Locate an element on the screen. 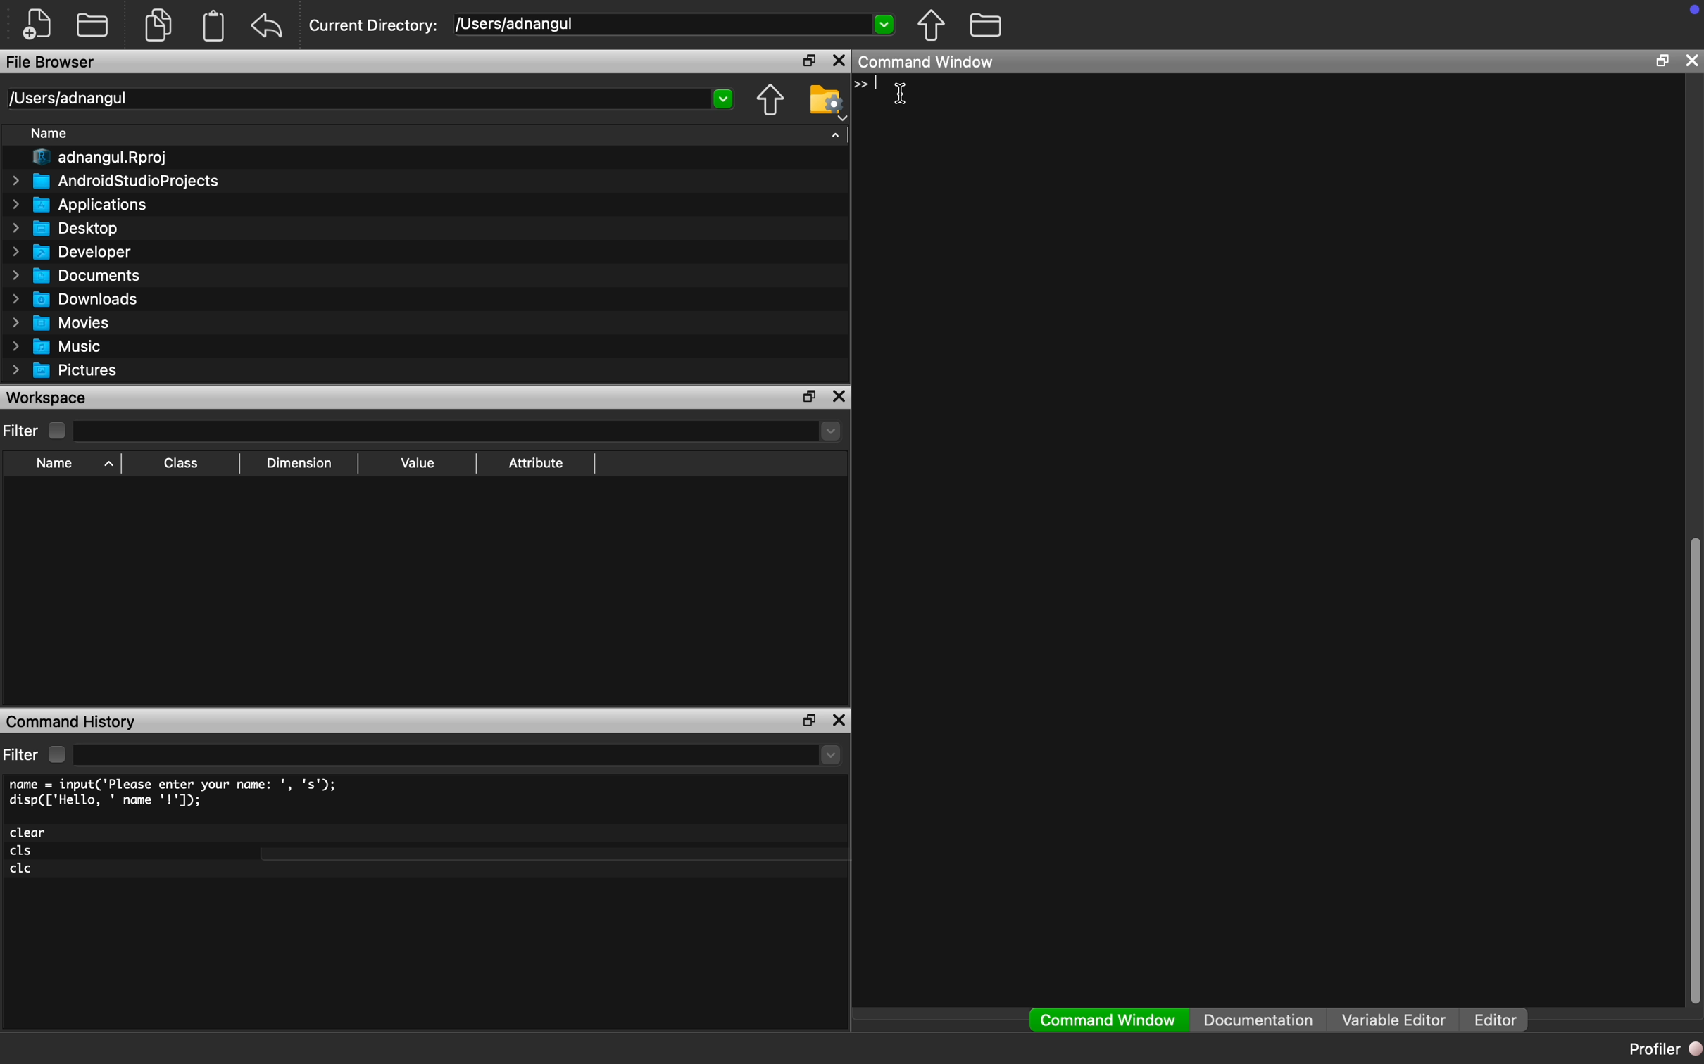  maximize is located at coordinates (807, 721).